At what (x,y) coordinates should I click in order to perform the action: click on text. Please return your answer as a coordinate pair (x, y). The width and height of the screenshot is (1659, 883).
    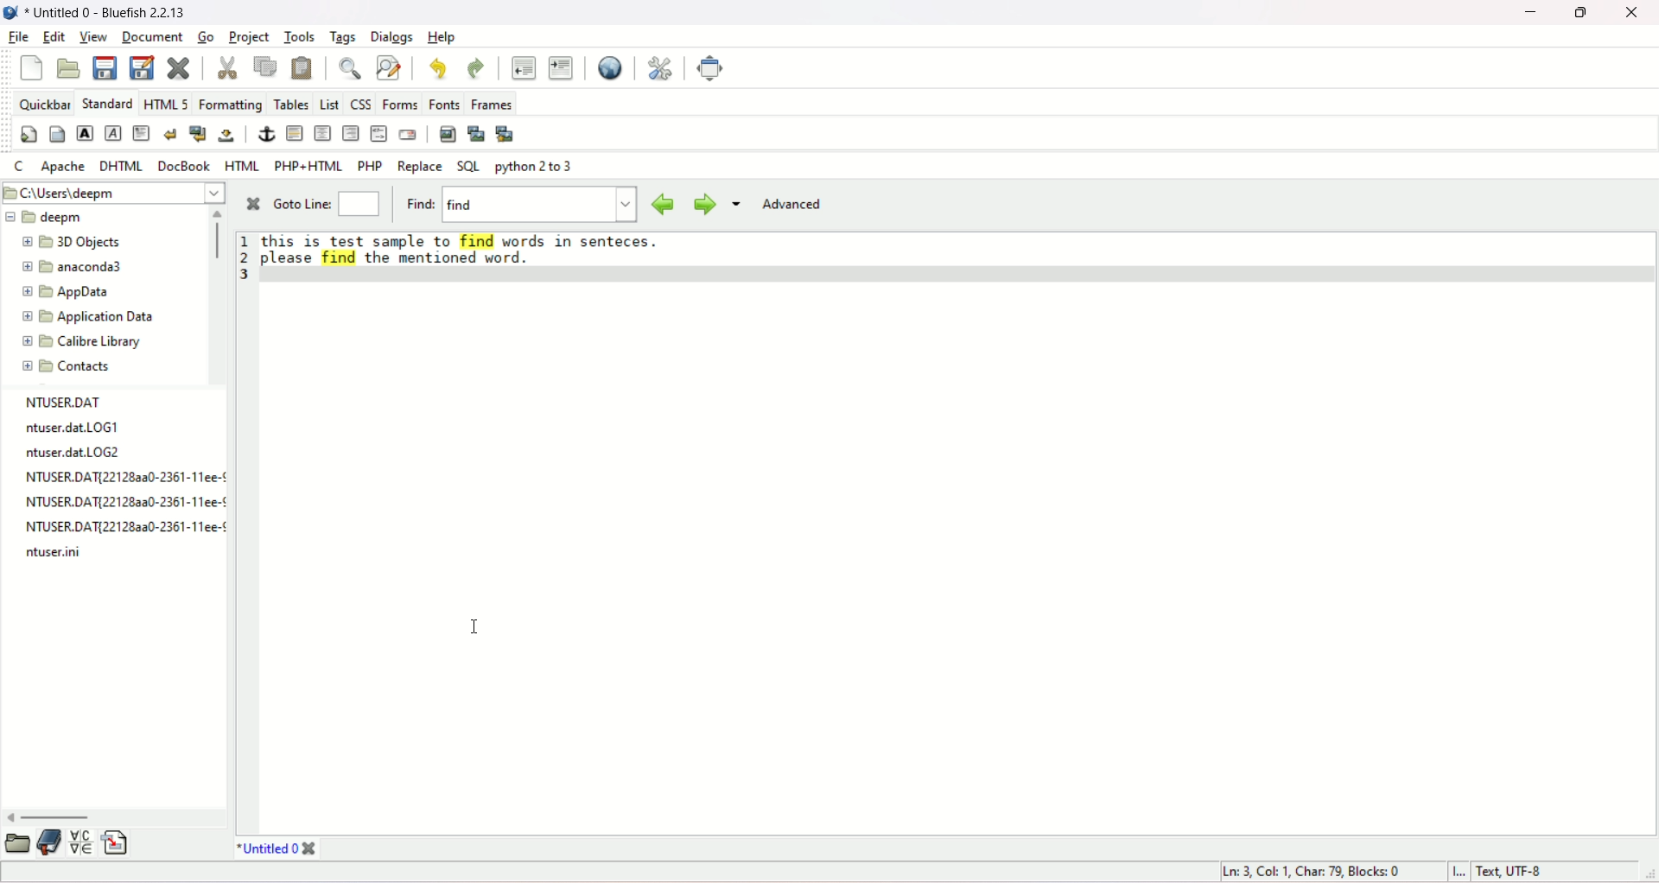
    Looking at the image, I should click on (582, 241).